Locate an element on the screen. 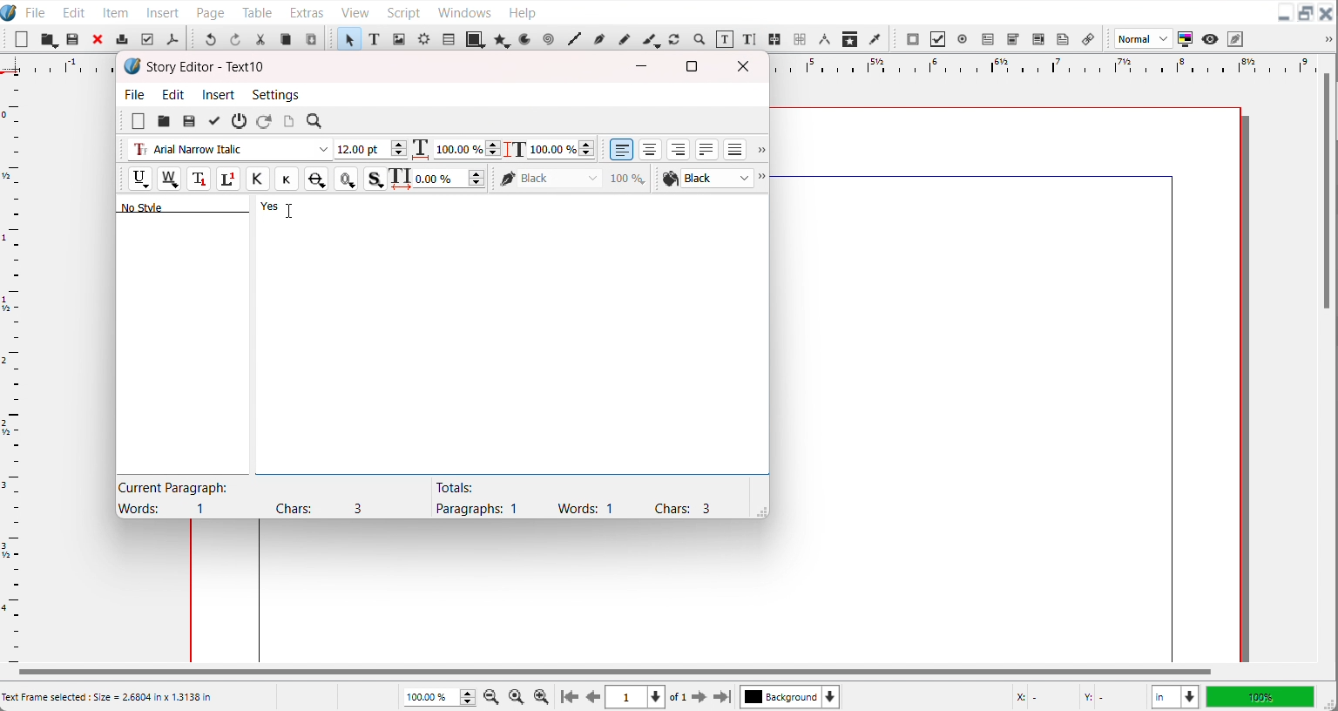  Image Frame is located at coordinates (399, 38).